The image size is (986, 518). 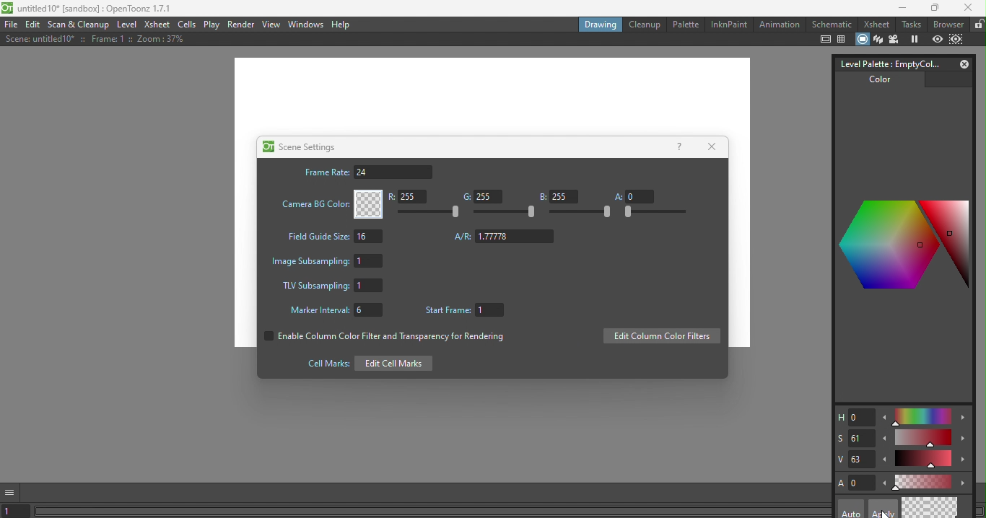 I want to click on workspace, so click(x=492, y=97).